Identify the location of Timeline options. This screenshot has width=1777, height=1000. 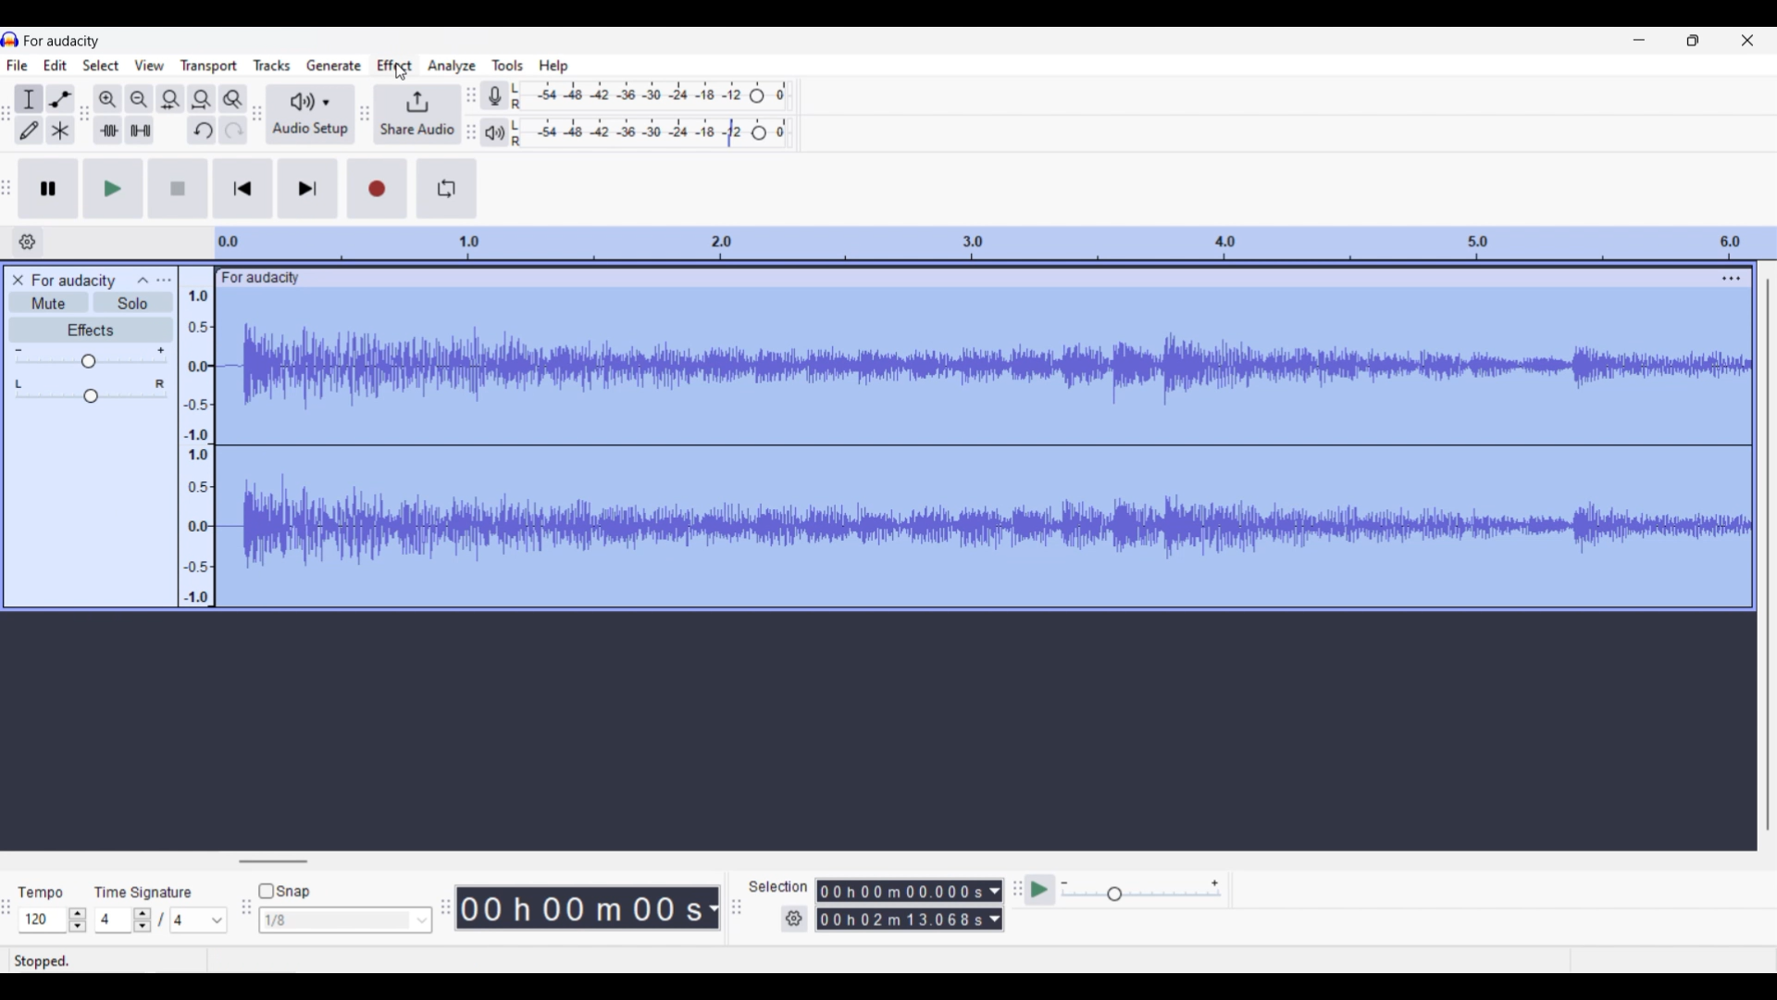
(27, 242).